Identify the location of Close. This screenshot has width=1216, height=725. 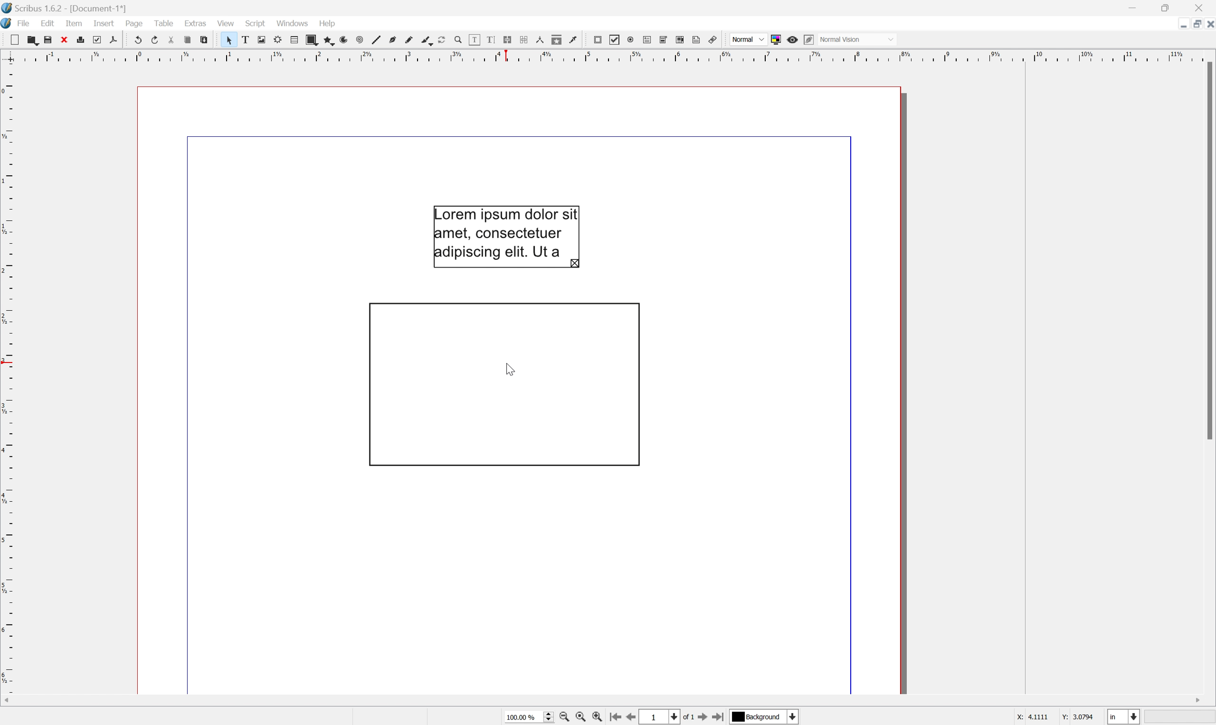
(63, 43).